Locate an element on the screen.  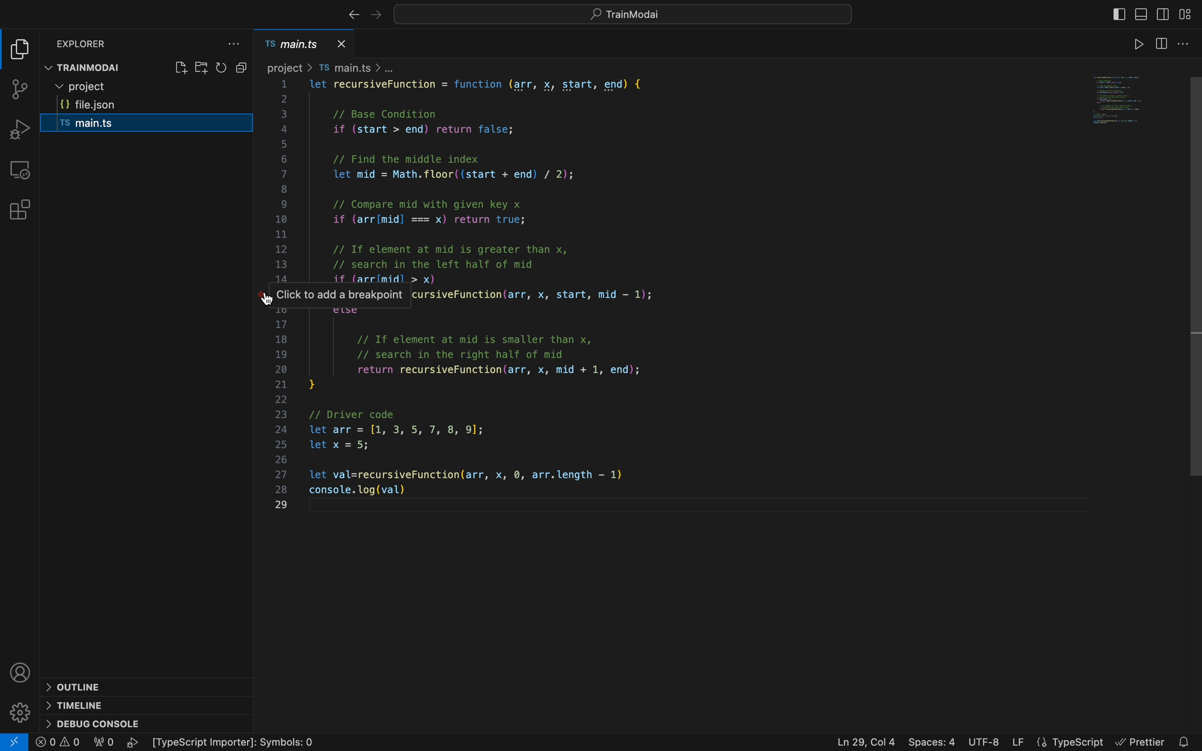
file explorer  is located at coordinates (22, 50).